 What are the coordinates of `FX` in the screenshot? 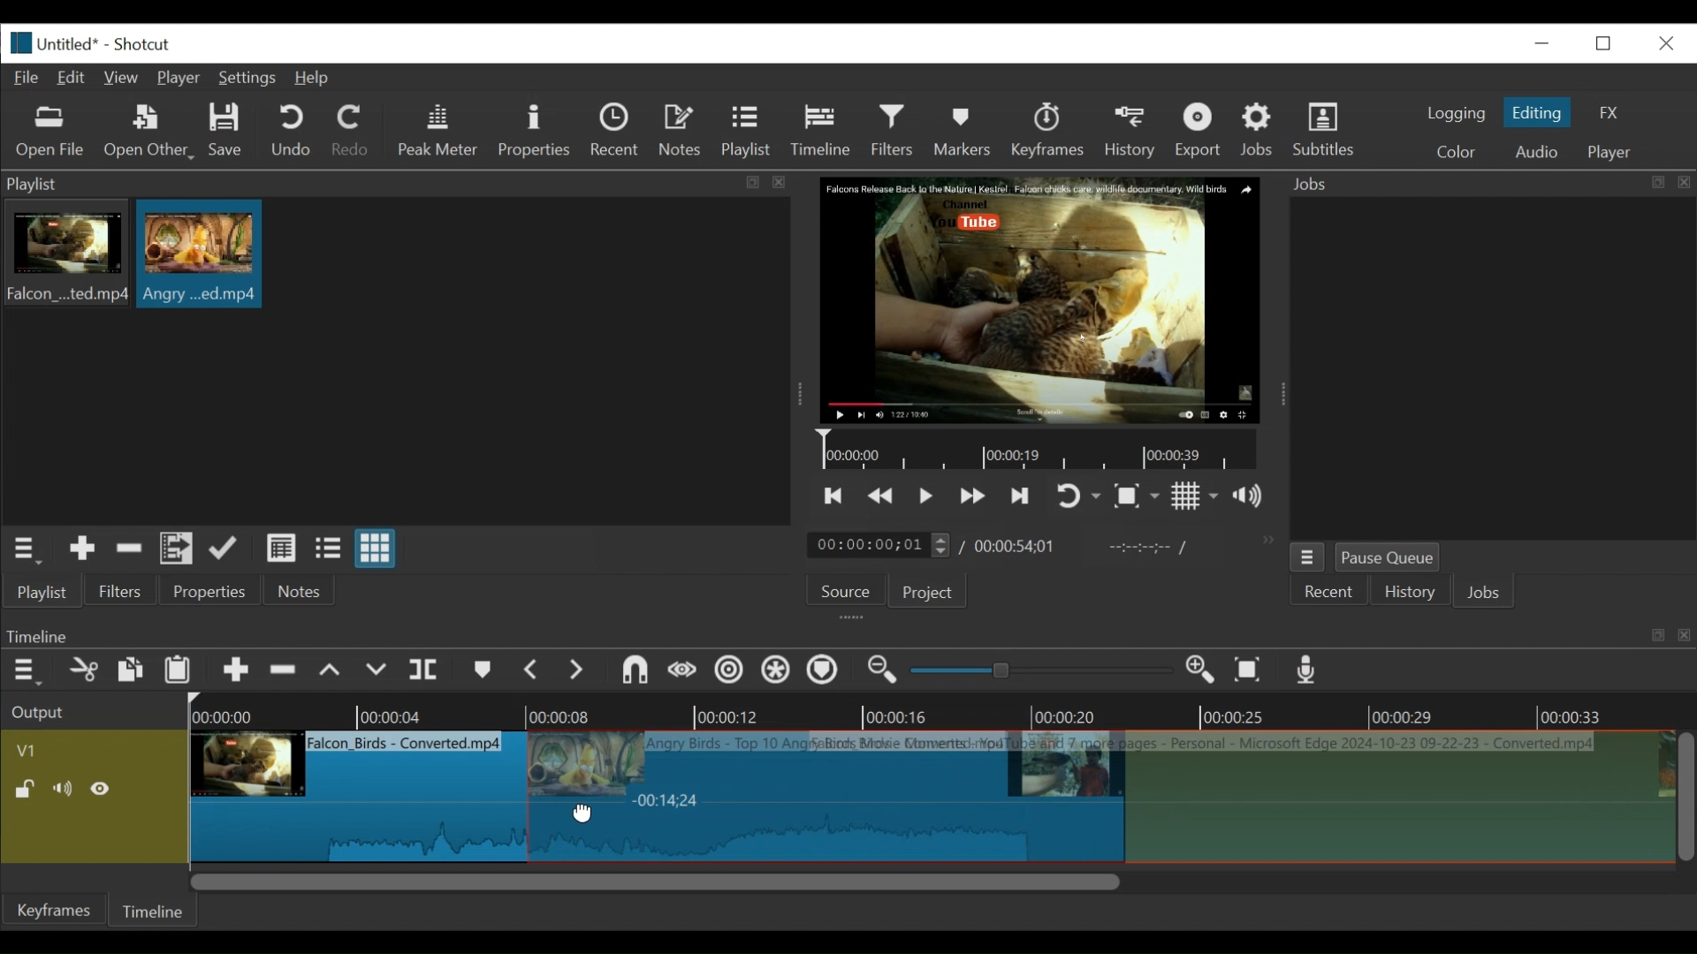 It's located at (1609, 113).